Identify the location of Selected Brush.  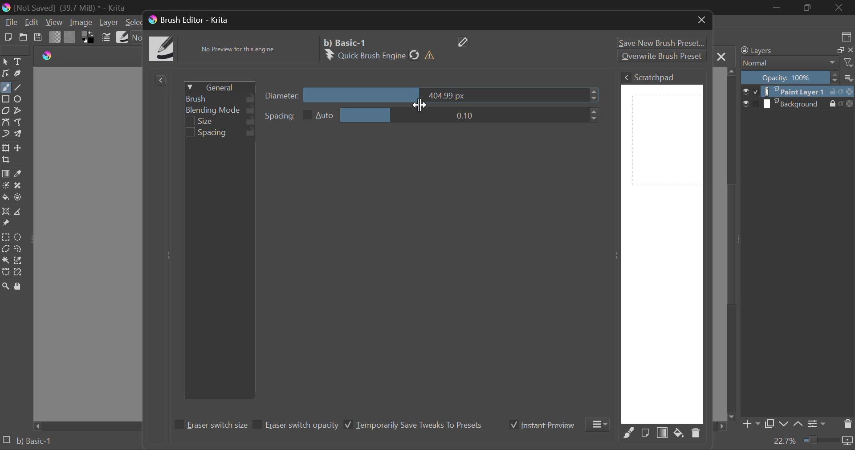
(347, 42).